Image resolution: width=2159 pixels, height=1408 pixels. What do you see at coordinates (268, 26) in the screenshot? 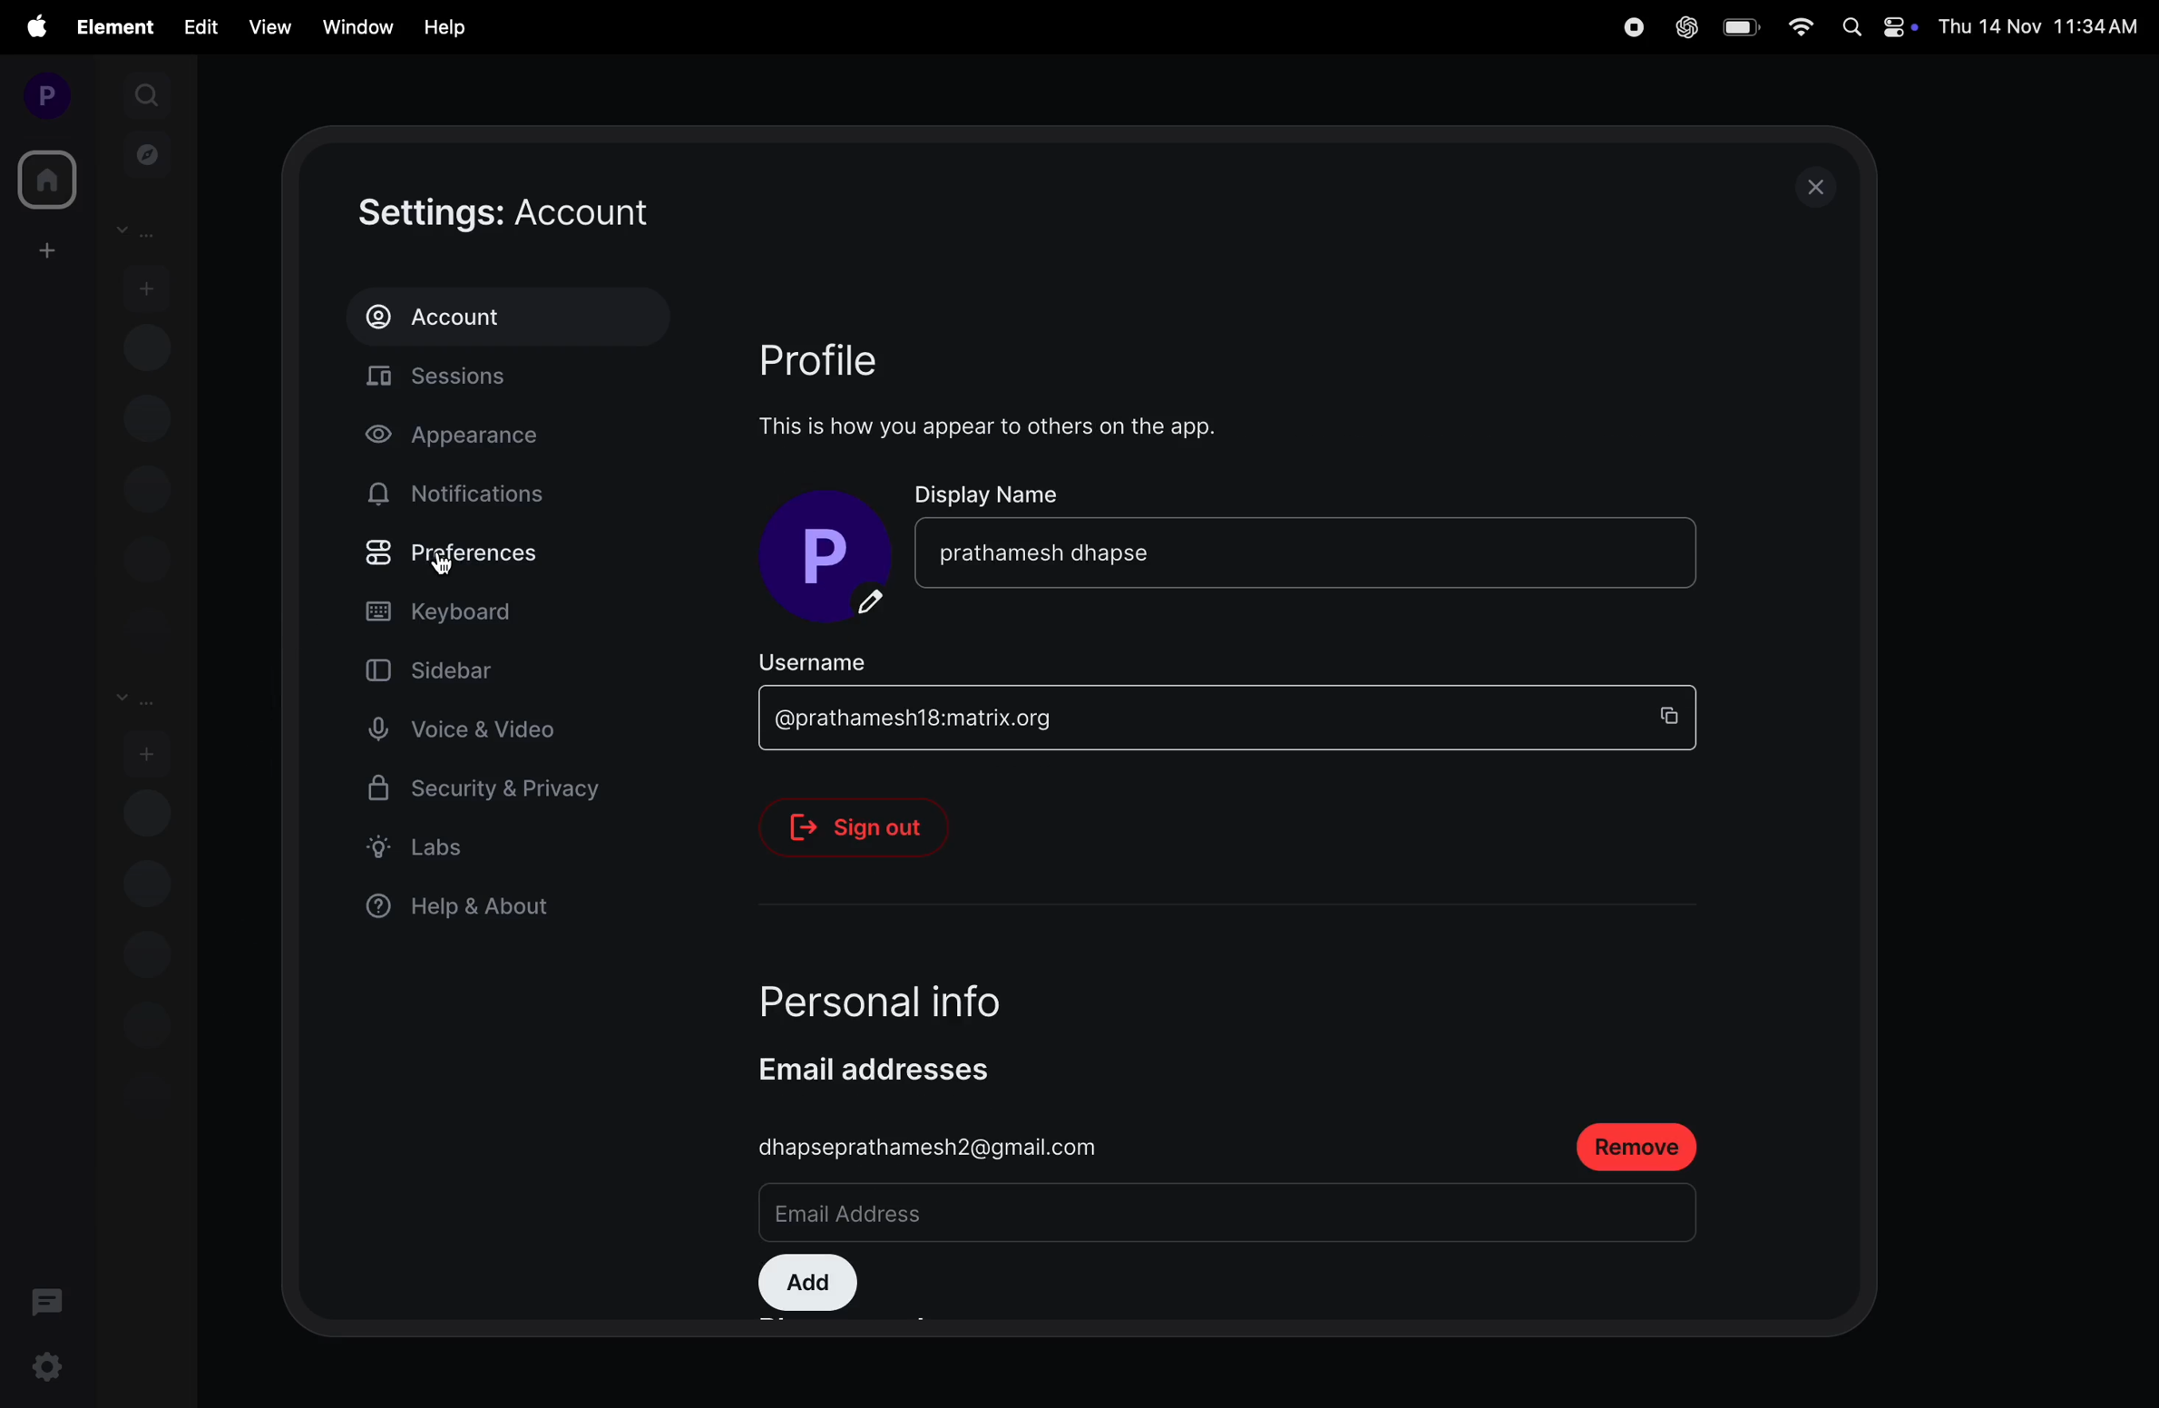
I see `view` at bounding box center [268, 26].